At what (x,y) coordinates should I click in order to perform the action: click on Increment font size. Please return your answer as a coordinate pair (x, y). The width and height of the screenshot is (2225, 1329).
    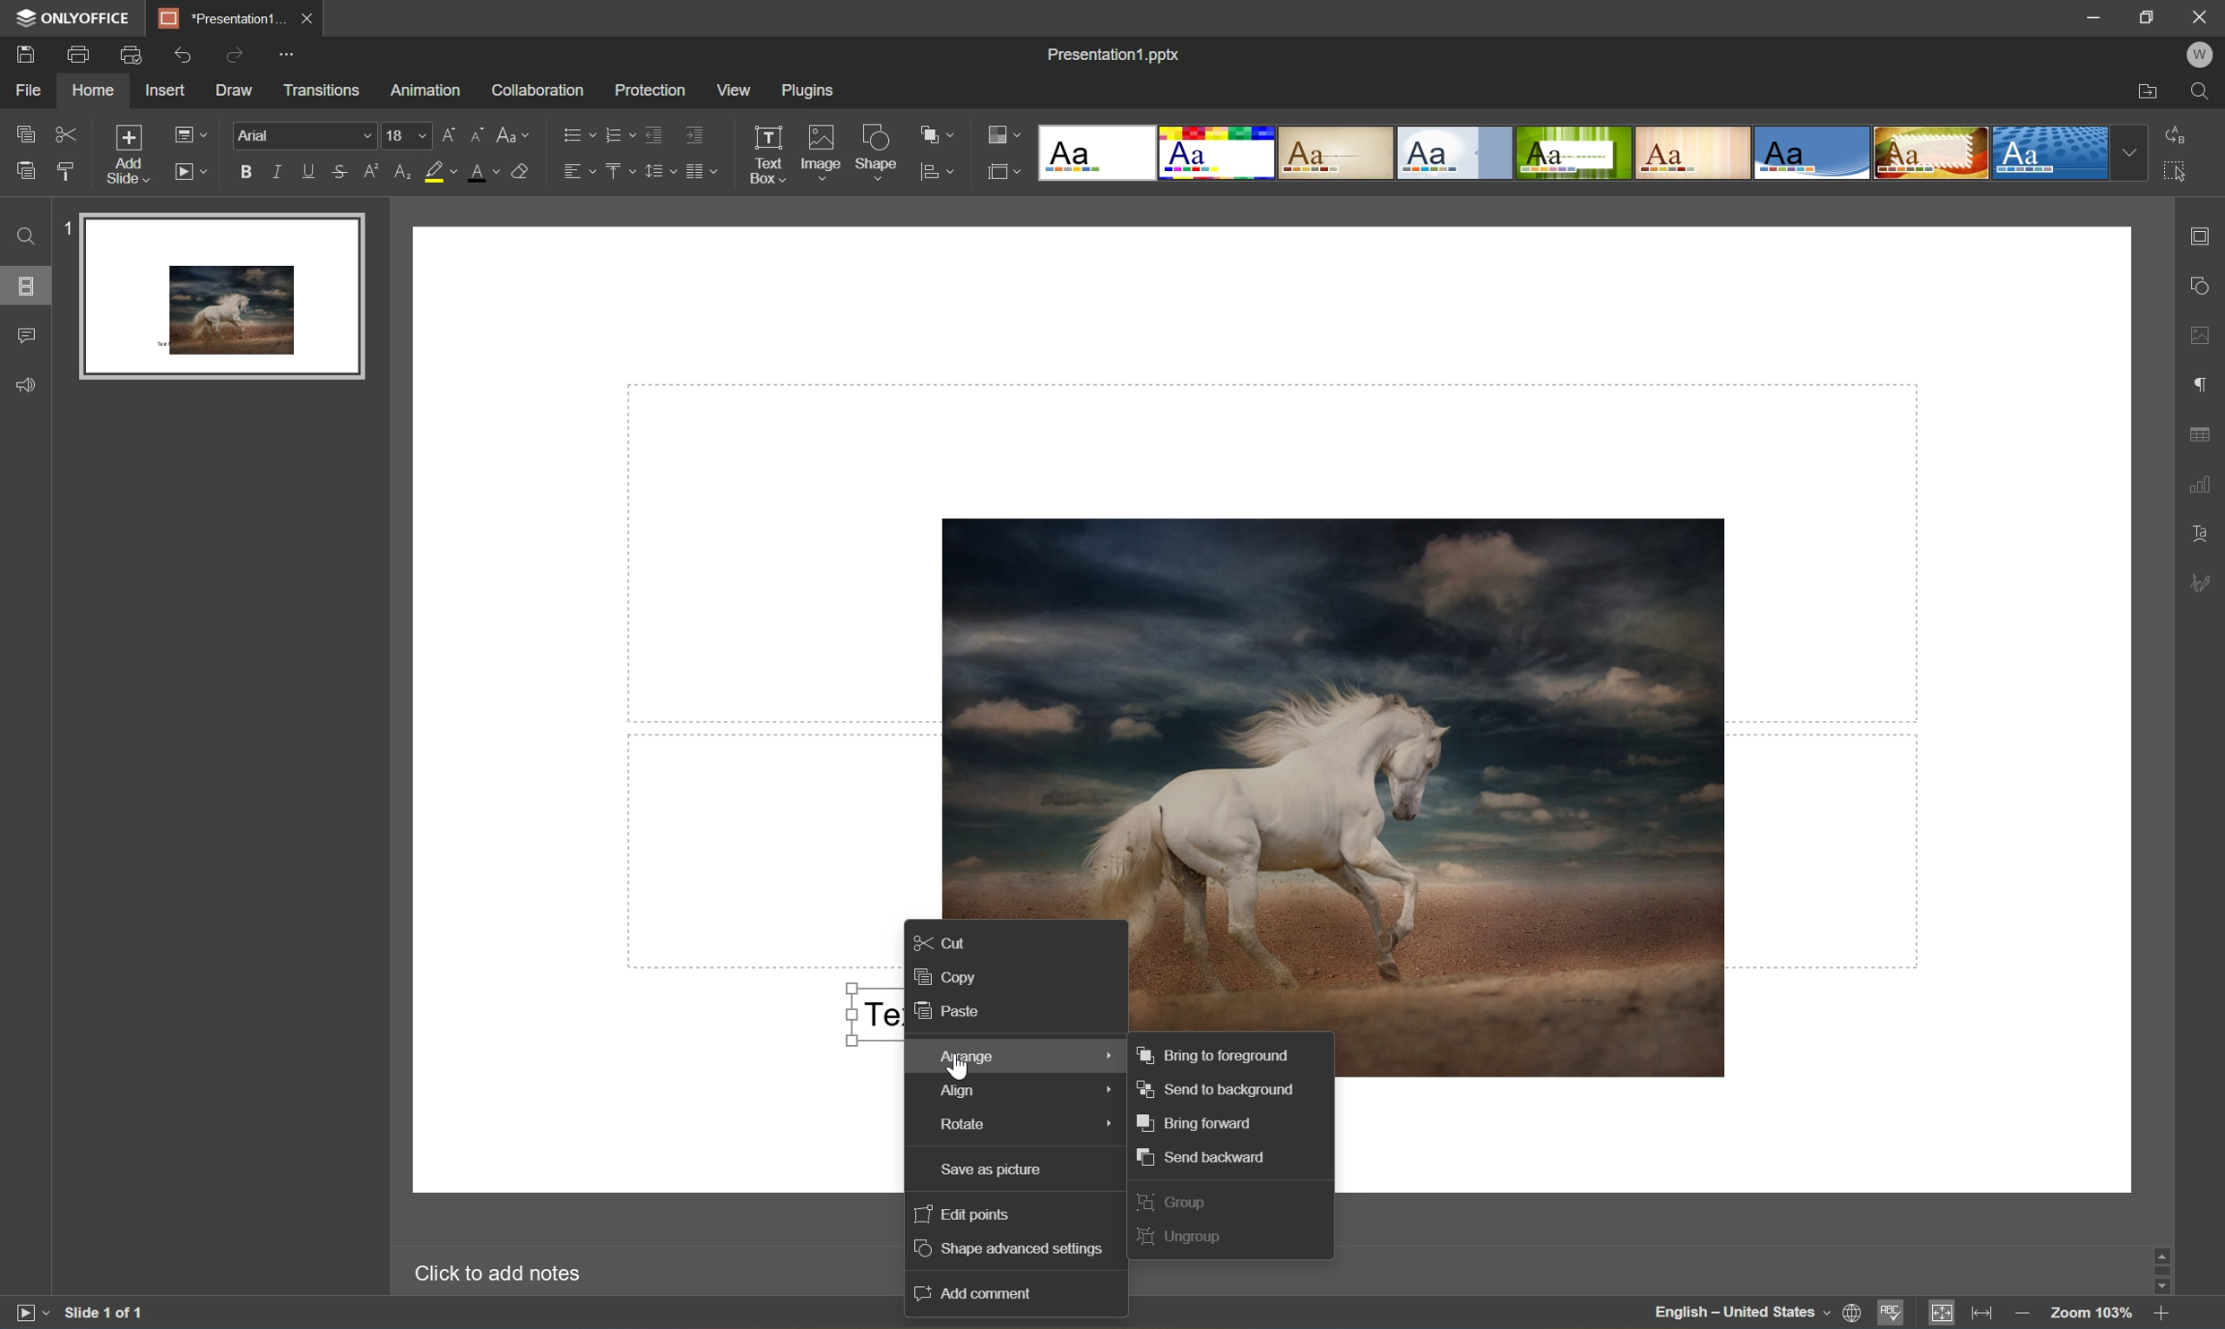
    Looking at the image, I should click on (446, 133).